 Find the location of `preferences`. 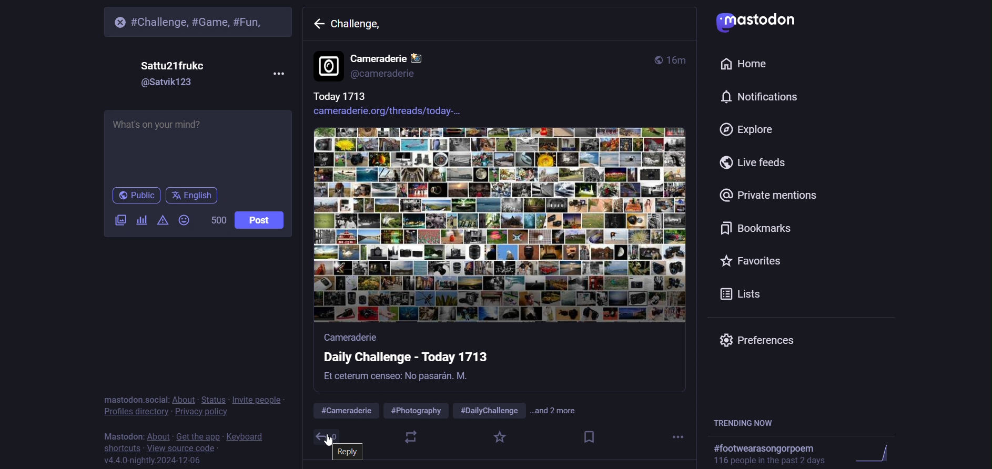

preferences is located at coordinates (763, 339).